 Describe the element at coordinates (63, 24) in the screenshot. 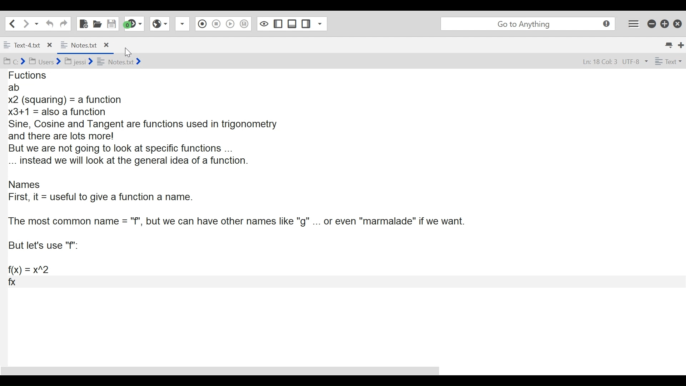

I see `Redo last action` at that location.